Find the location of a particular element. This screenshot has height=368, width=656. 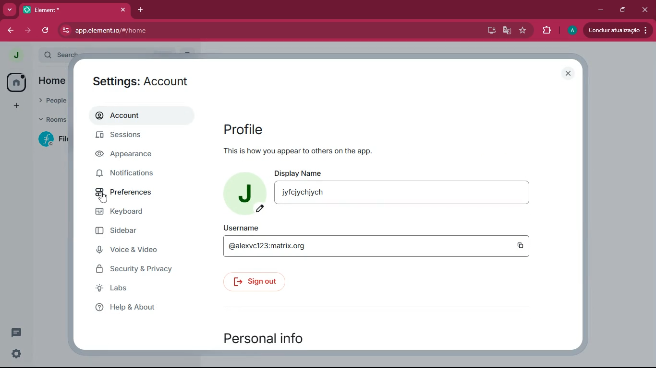

display name is located at coordinates (298, 173).